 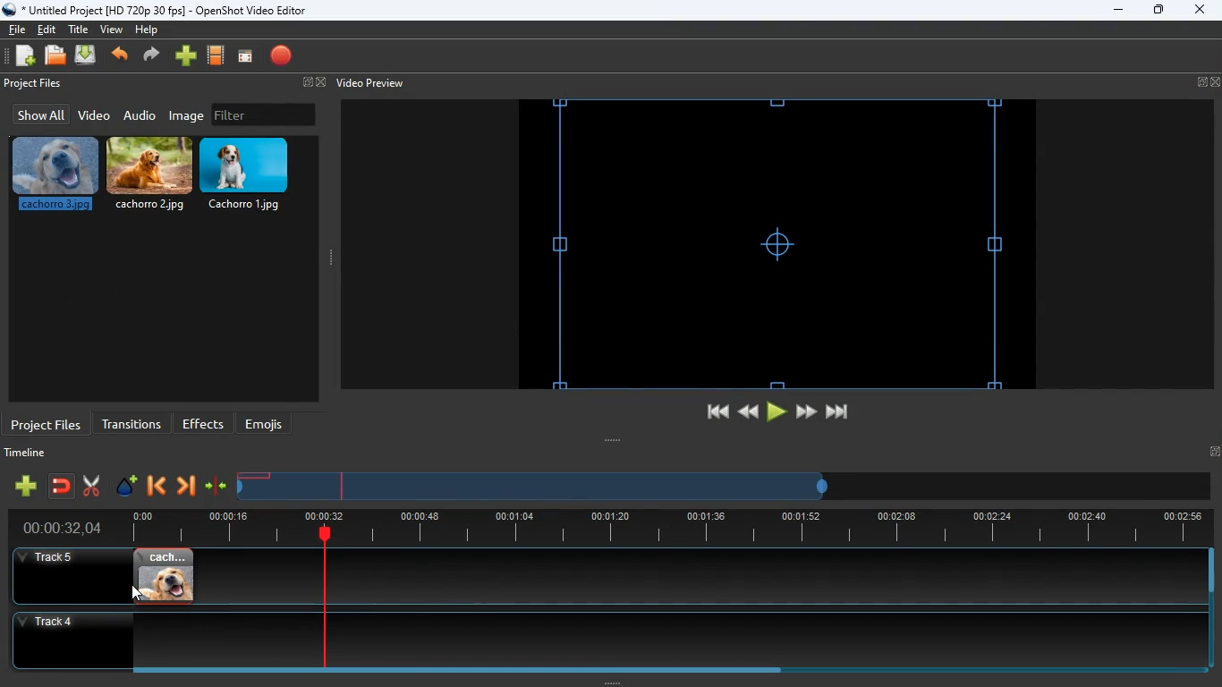 What do you see at coordinates (146, 32) in the screenshot?
I see `help` at bounding box center [146, 32].